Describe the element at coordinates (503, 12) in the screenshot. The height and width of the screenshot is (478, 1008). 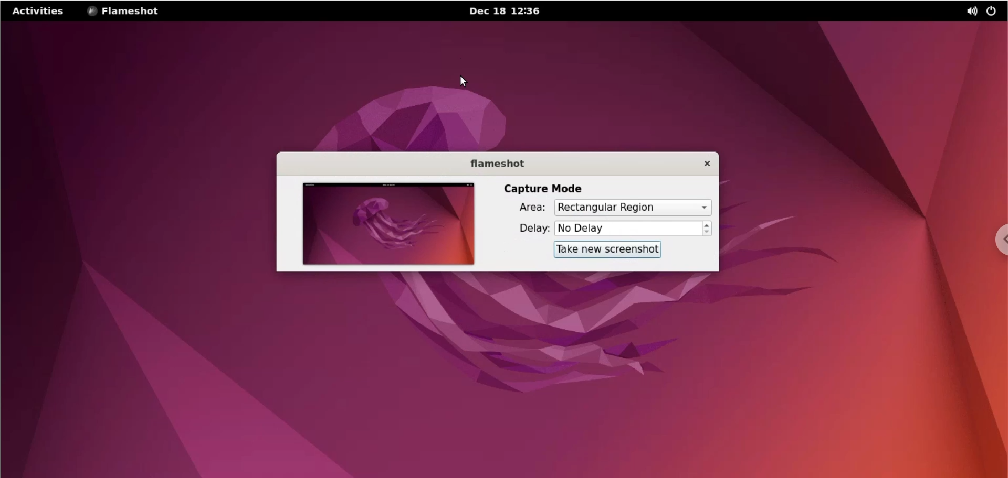
I see `date and menu` at that location.